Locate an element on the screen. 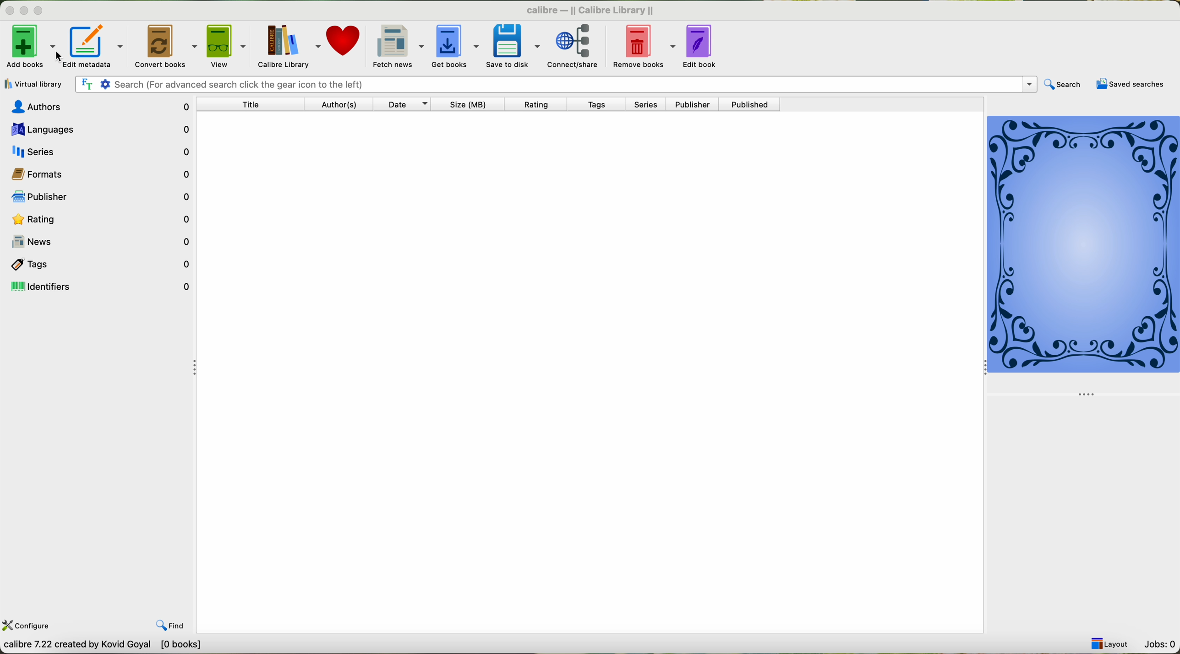  publisher is located at coordinates (694, 104).